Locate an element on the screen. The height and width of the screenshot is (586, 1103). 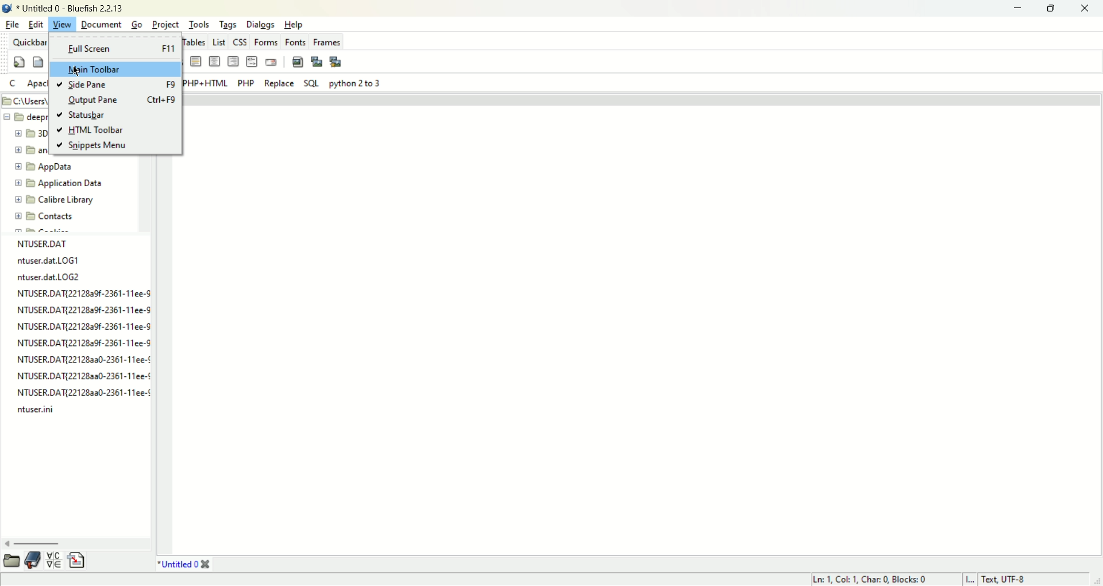
center is located at coordinates (214, 61).